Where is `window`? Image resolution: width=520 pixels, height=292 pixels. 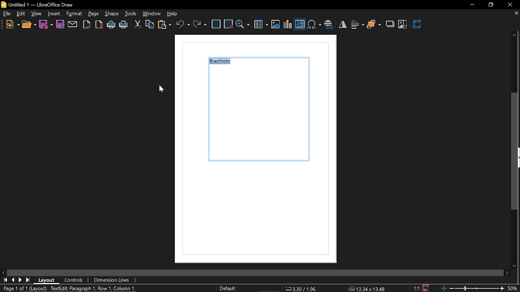 window is located at coordinates (152, 13).